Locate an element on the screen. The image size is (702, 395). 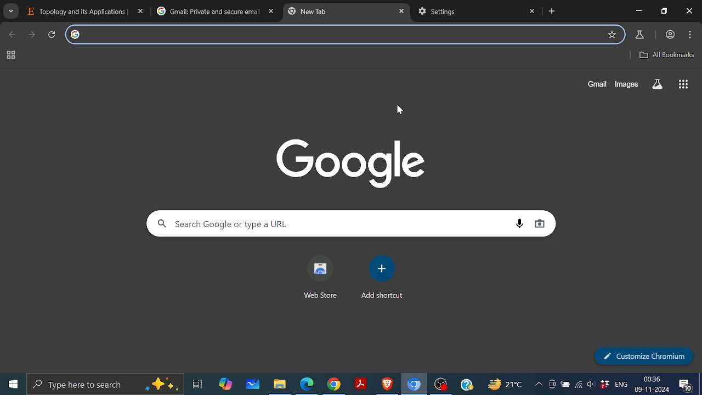
Gmail is located at coordinates (597, 84).